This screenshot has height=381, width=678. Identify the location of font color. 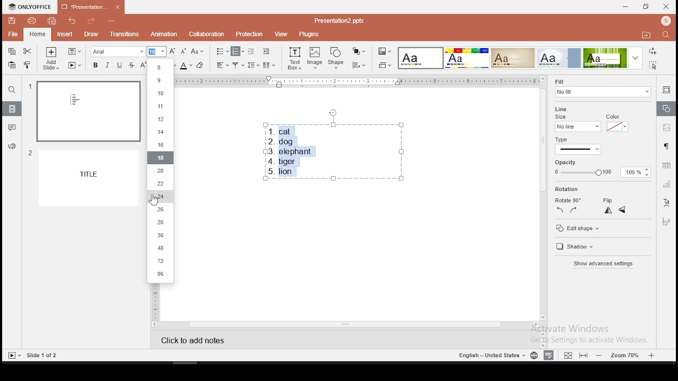
(185, 65).